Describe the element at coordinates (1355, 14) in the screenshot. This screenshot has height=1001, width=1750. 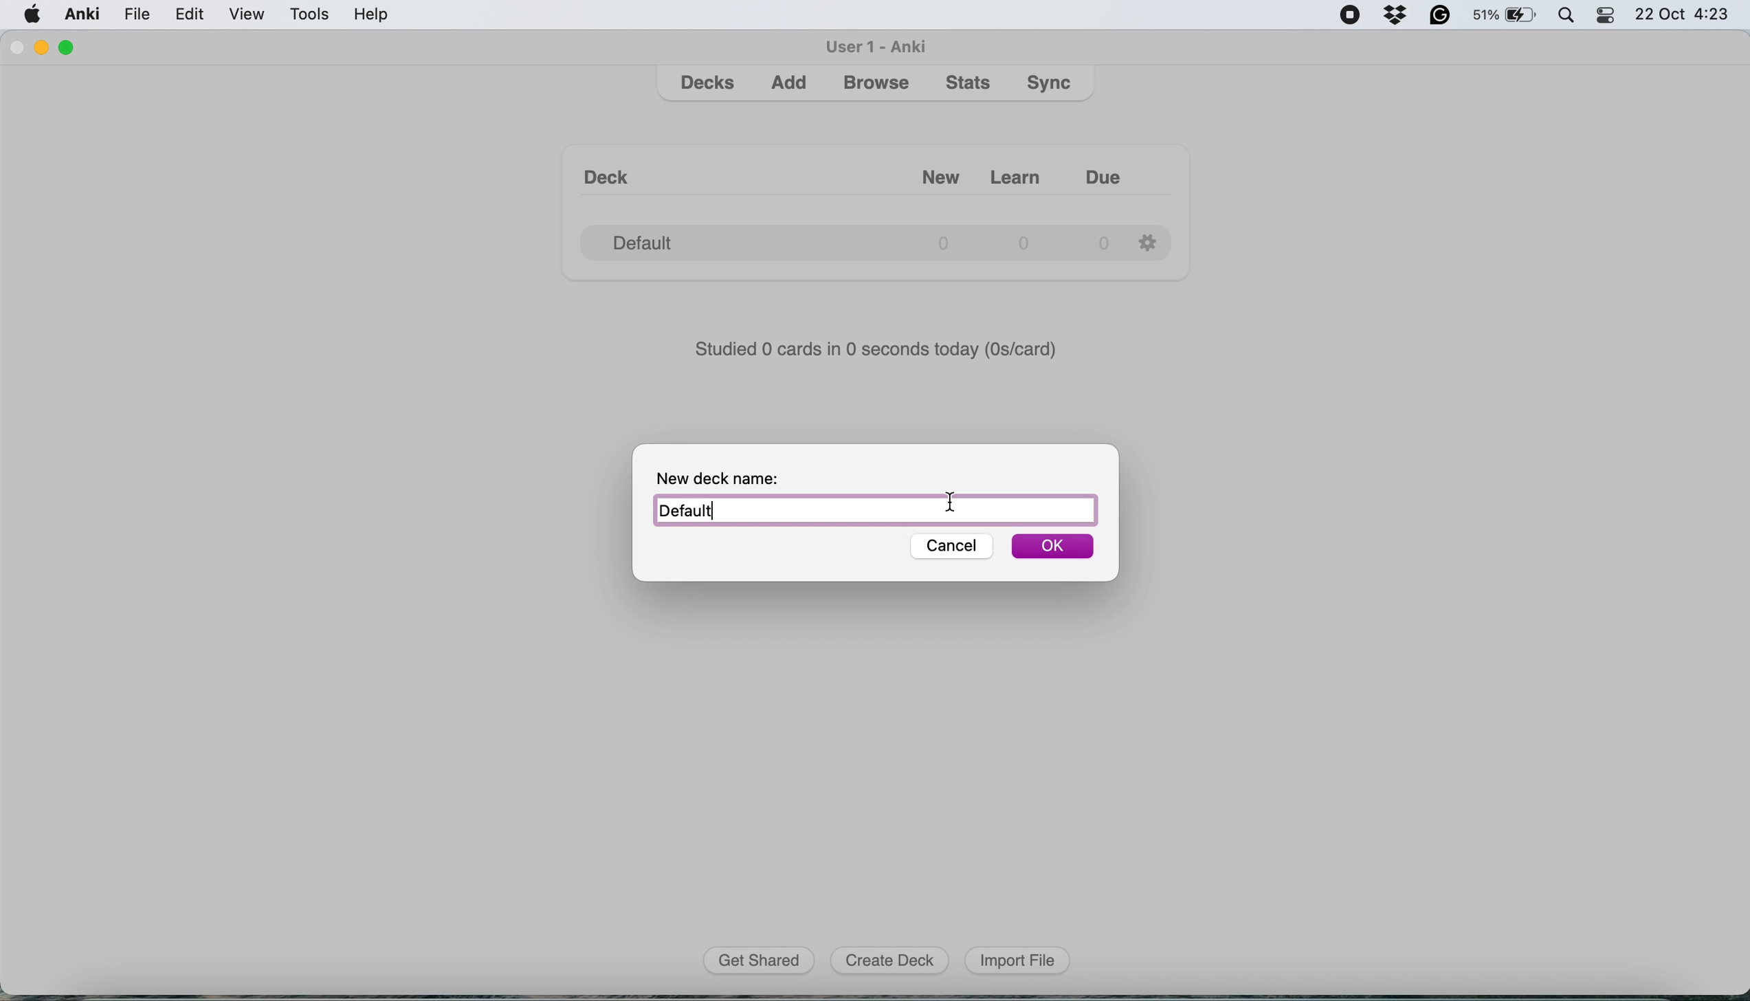
I see `screen recorder` at that location.